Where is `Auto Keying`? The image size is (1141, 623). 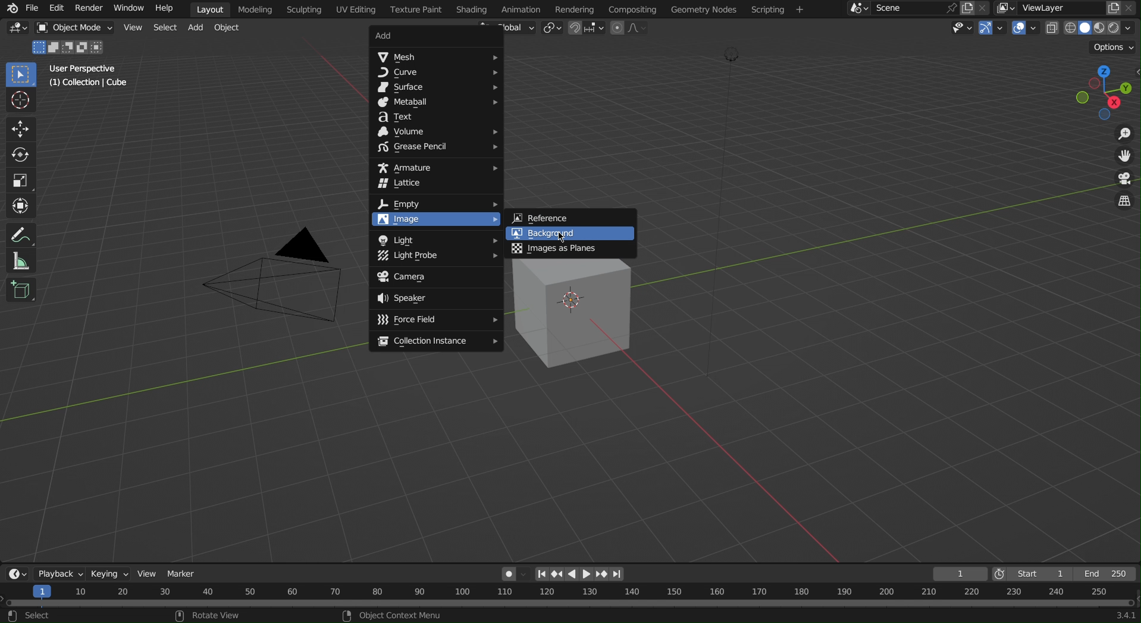
Auto Keying is located at coordinates (512, 574).